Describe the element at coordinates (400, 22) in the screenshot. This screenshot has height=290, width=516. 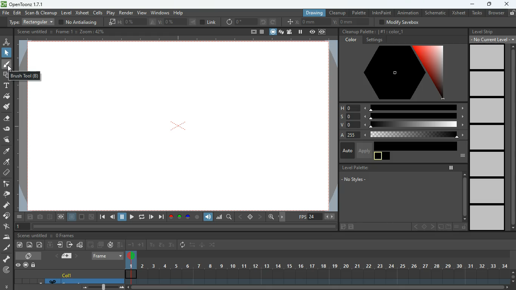
I see `modify savebox` at that location.